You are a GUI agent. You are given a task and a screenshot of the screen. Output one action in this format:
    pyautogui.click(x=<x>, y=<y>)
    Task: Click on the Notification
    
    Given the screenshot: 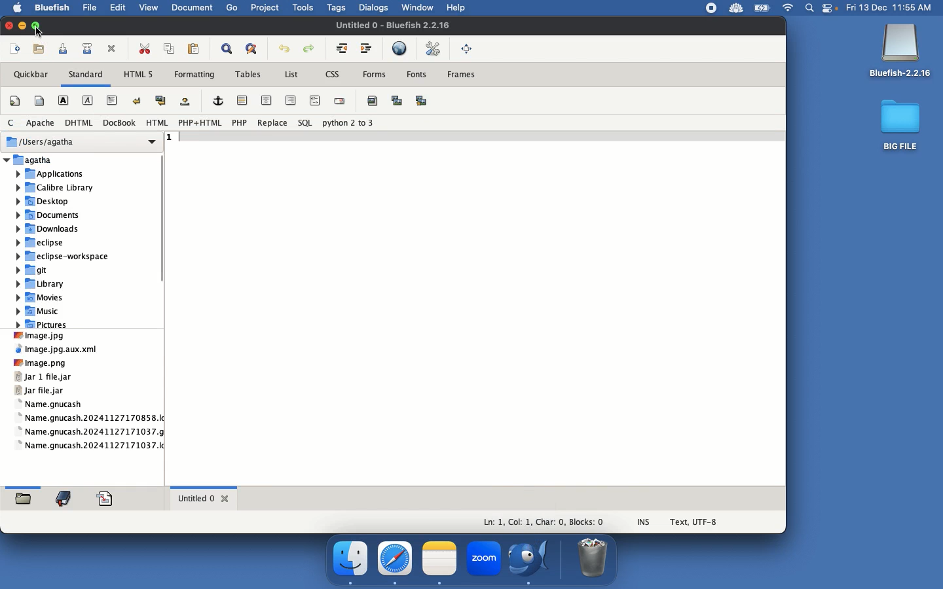 What is the action you would take?
    pyautogui.click(x=831, y=9)
    